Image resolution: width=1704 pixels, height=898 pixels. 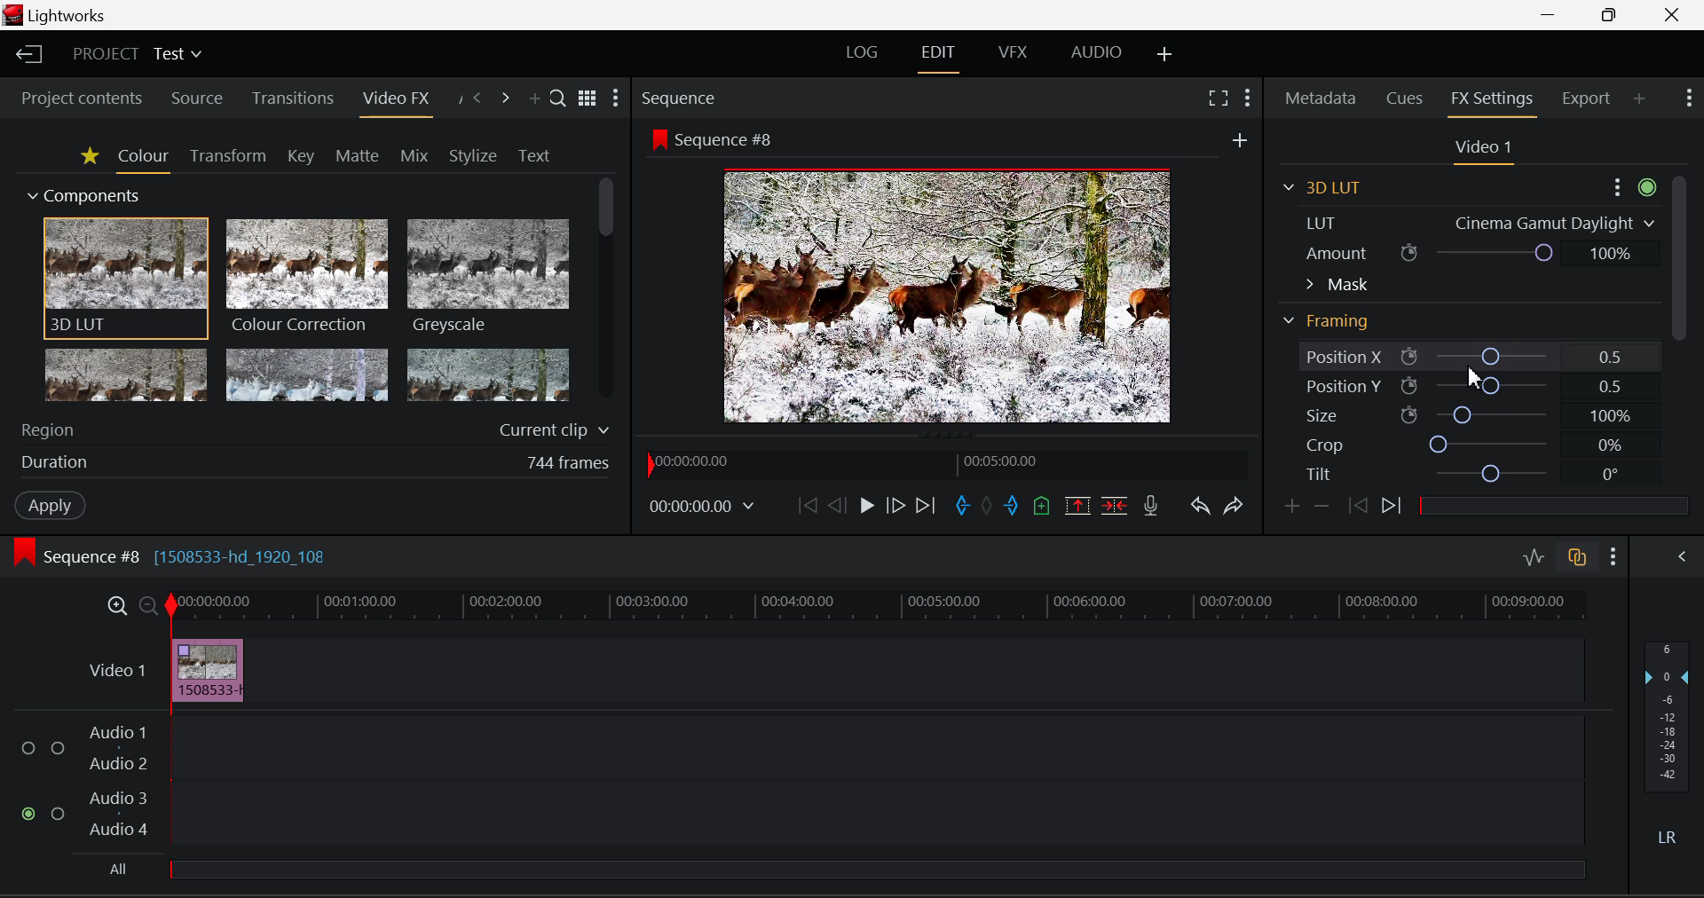 I want to click on Mark Out, so click(x=1012, y=506).